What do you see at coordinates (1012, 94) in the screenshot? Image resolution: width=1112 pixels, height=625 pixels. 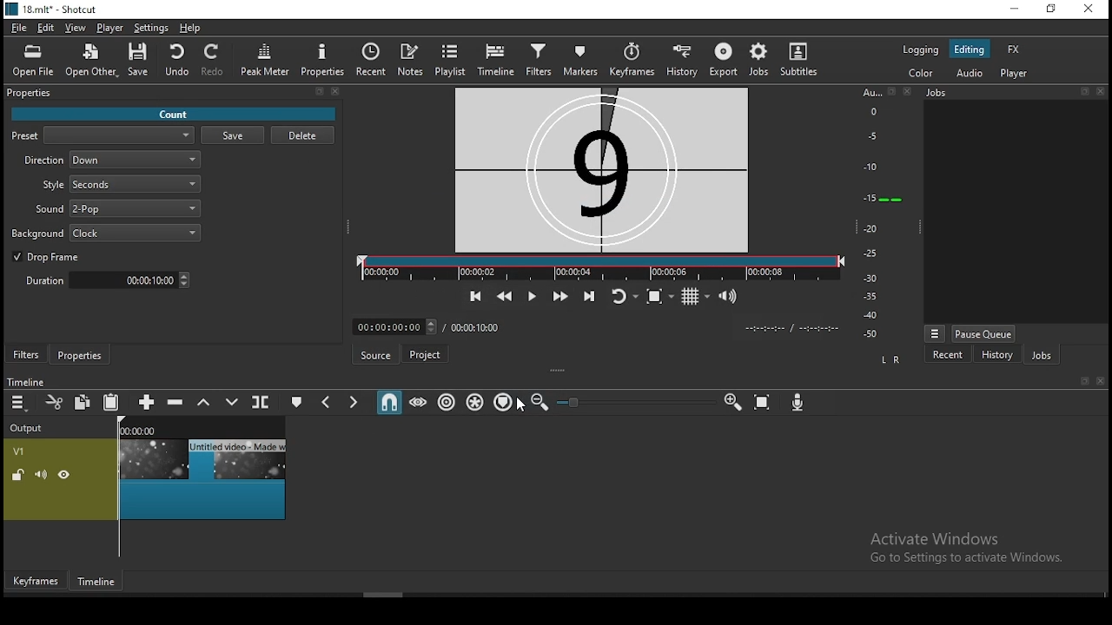 I see `Jobs` at bounding box center [1012, 94].